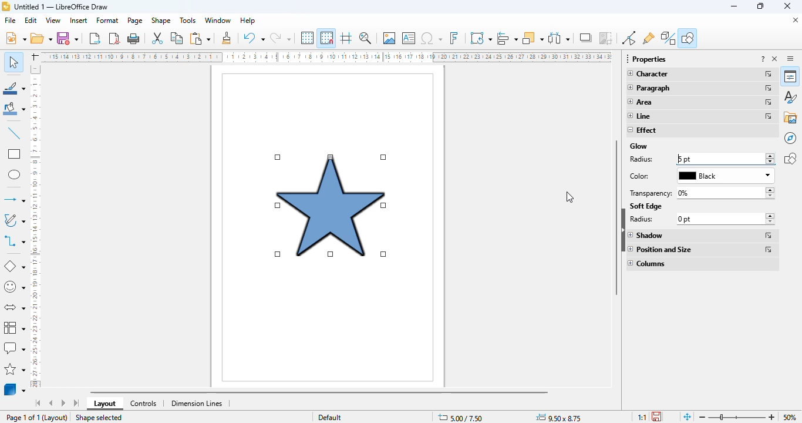  What do you see at coordinates (662, 249) in the screenshot?
I see `position and size` at bounding box center [662, 249].